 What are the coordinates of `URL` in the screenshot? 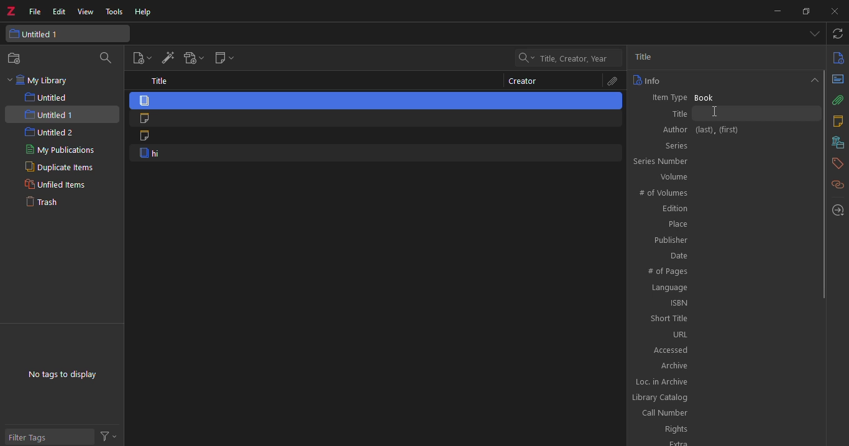 It's located at (721, 334).